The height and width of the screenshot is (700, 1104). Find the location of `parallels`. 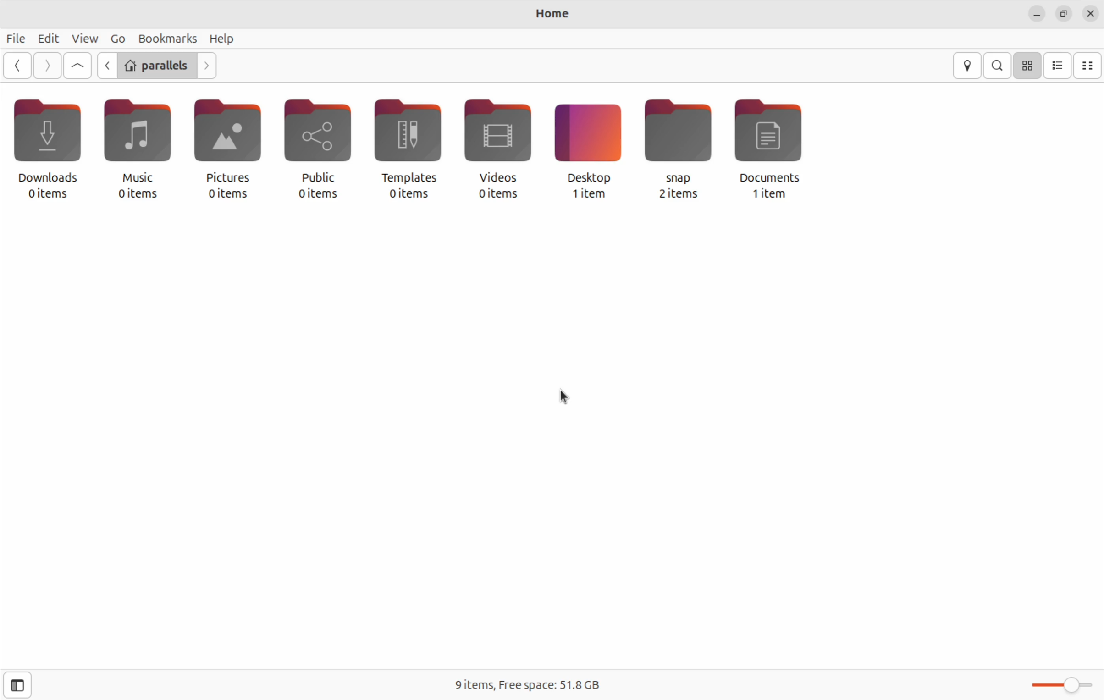

parallels is located at coordinates (156, 66).